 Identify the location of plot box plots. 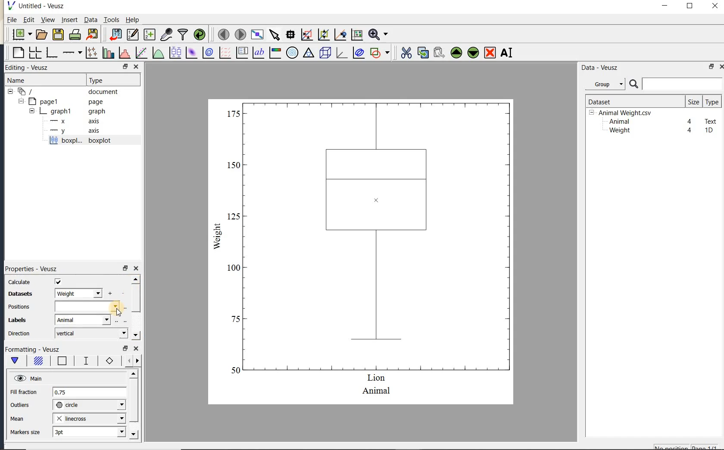
(174, 53).